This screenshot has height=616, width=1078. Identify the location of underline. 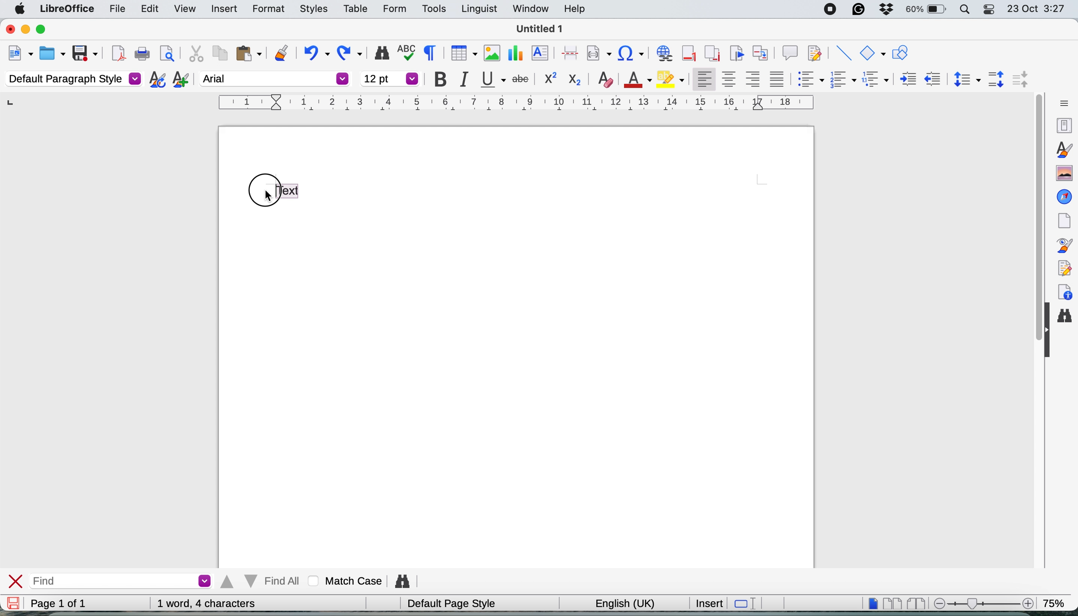
(492, 80).